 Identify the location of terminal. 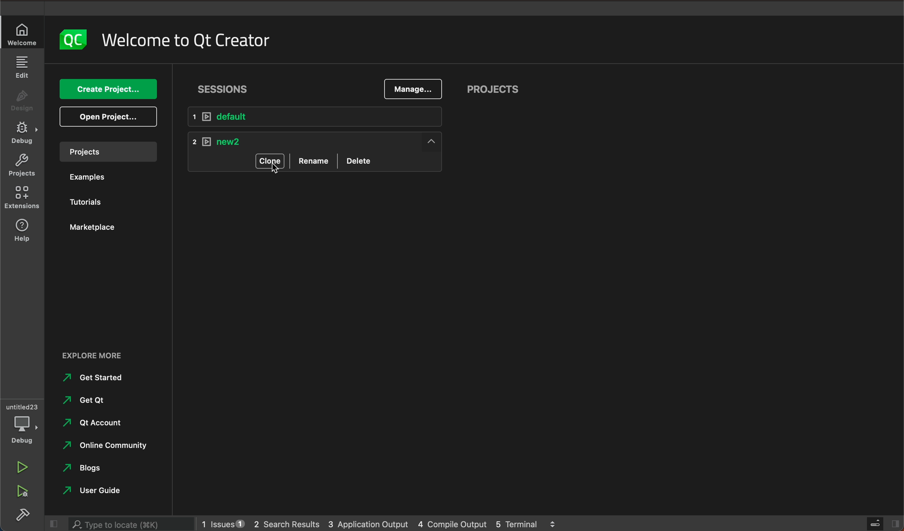
(527, 522).